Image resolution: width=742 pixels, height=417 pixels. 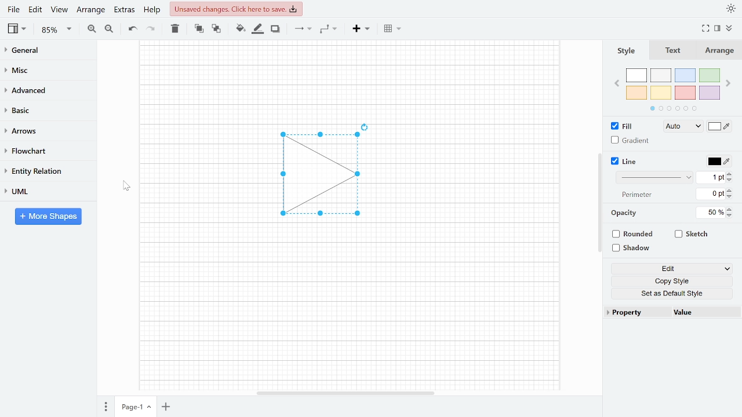 I want to click on ash, so click(x=662, y=76).